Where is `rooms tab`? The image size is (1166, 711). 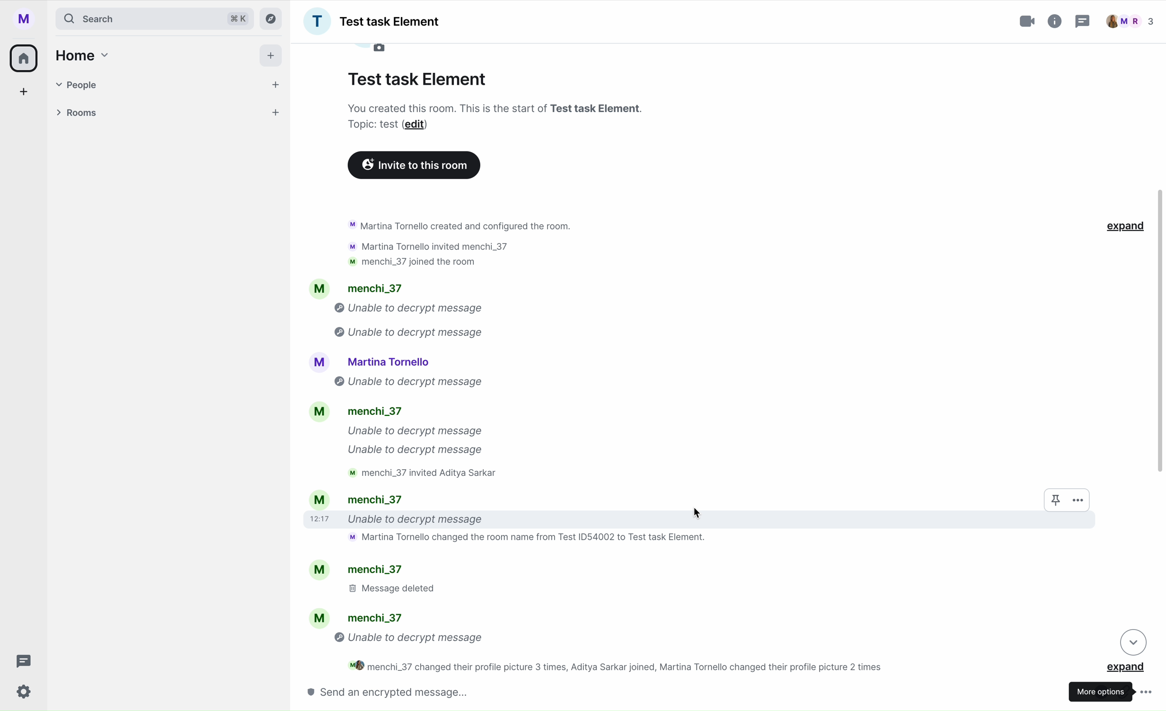 rooms tab is located at coordinates (165, 114).